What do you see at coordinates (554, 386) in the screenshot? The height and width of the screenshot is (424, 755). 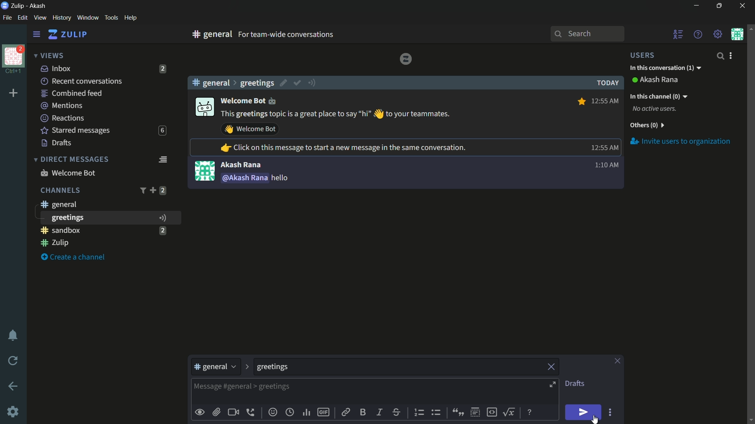 I see `expand` at bounding box center [554, 386].